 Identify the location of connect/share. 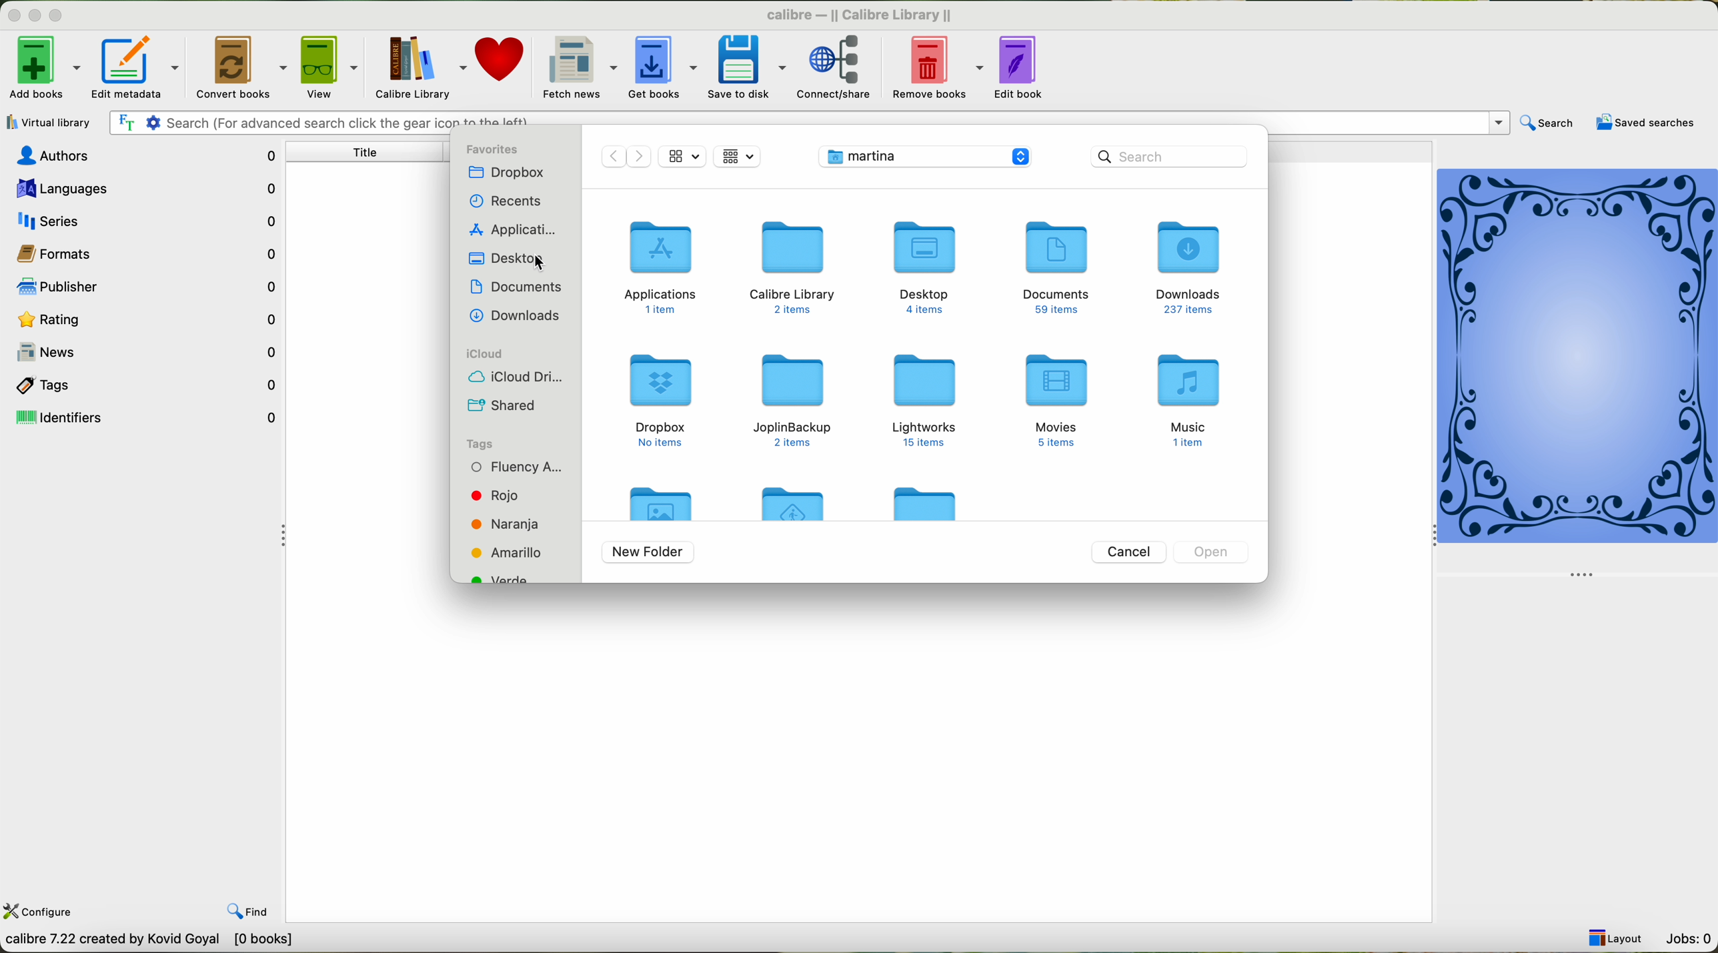
(840, 67).